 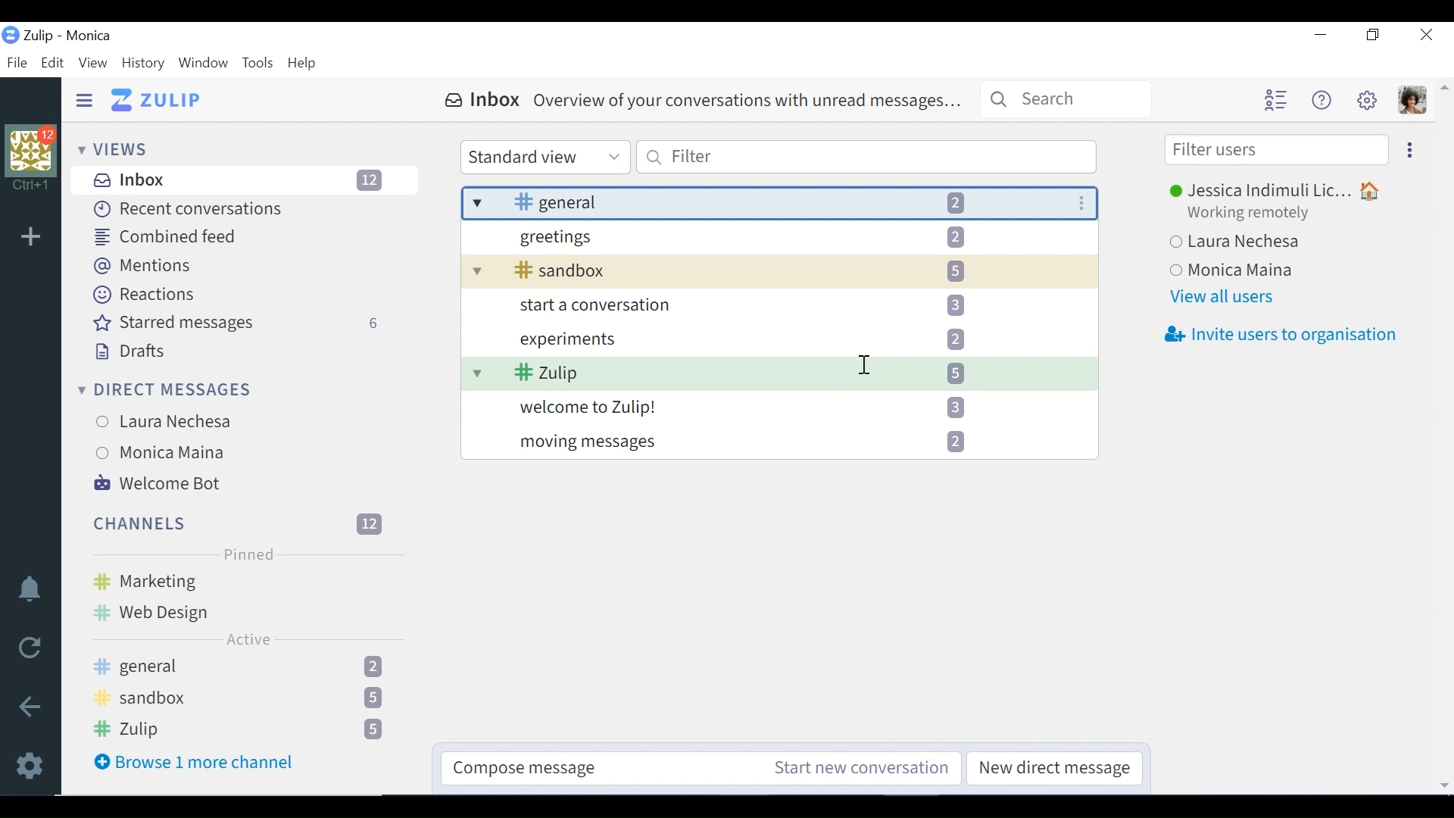 What do you see at coordinates (238, 667) in the screenshot?
I see `#general 2` at bounding box center [238, 667].